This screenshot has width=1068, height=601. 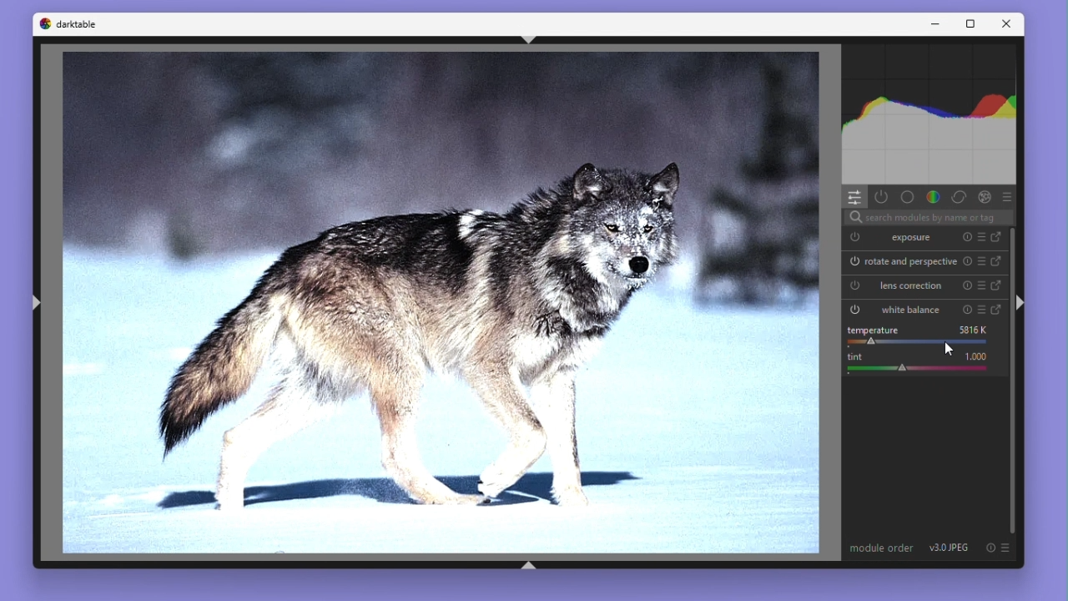 What do you see at coordinates (999, 262) in the screenshot?
I see `Go to full version of rotate and perspective` at bounding box center [999, 262].